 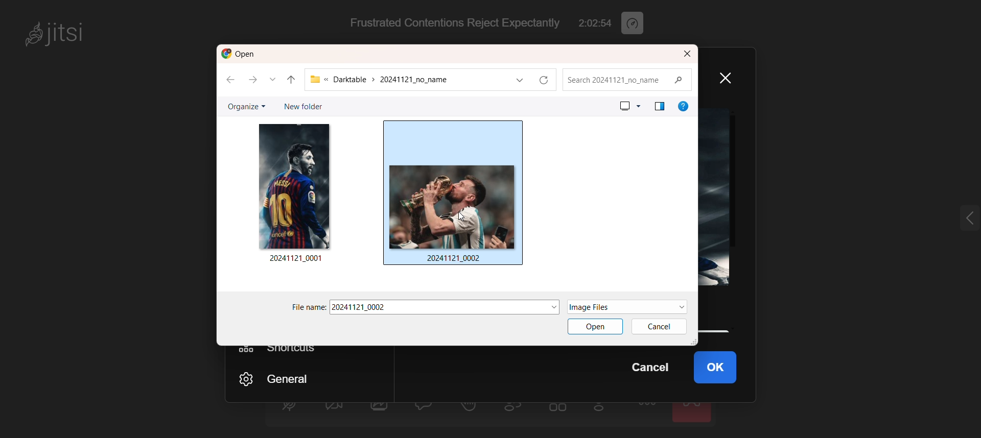 What do you see at coordinates (333, 410) in the screenshot?
I see `start camera` at bounding box center [333, 410].